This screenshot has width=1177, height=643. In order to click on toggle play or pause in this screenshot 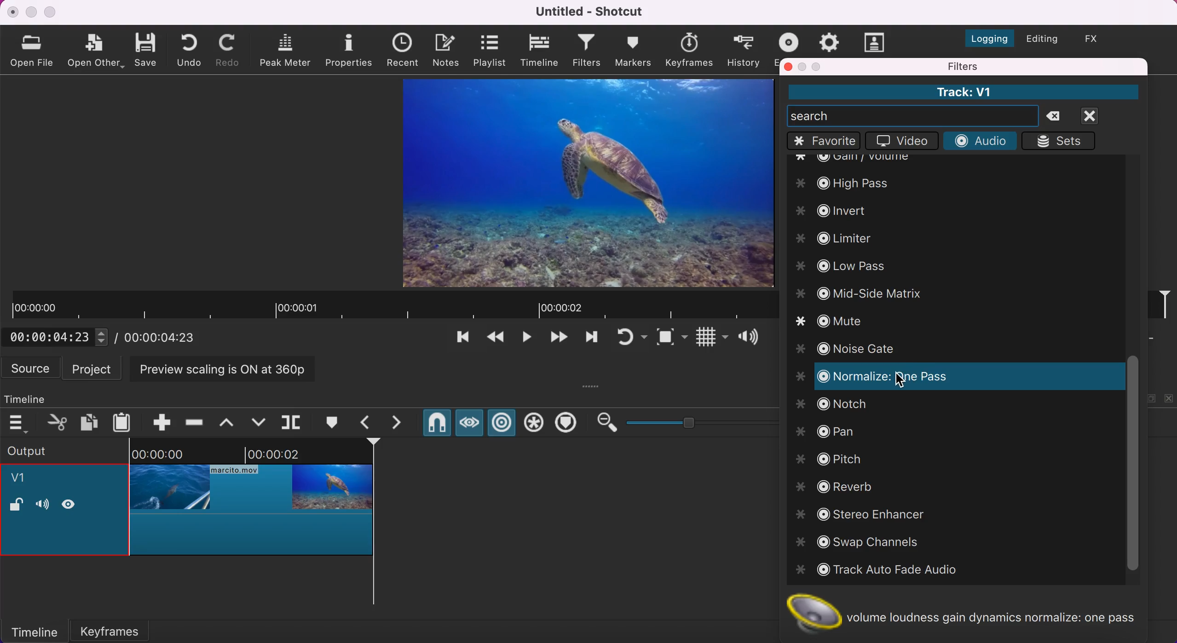, I will do `click(527, 340)`.